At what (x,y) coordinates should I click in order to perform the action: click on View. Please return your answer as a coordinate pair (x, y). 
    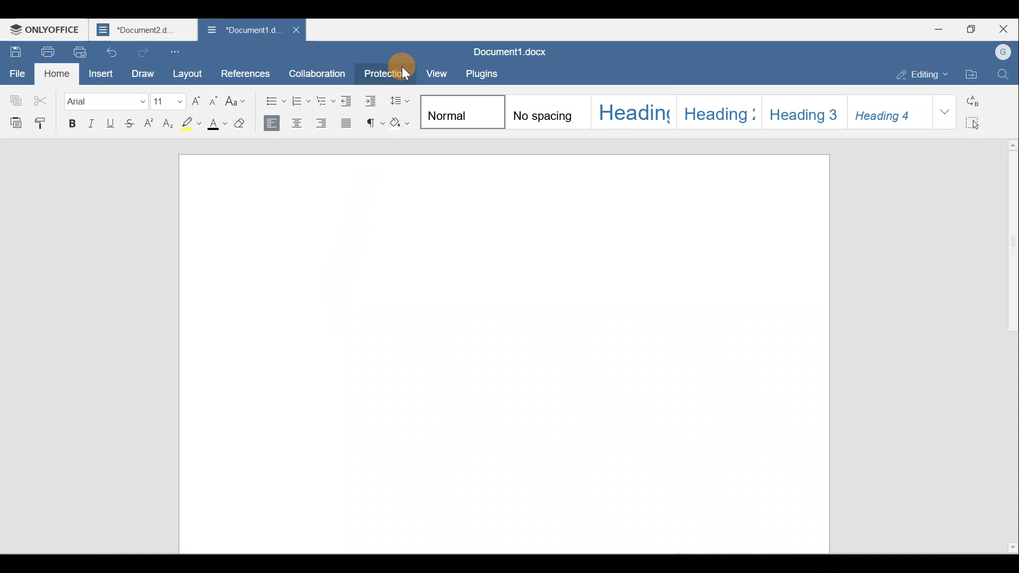
    Looking at the image, I should click on (438, 73).